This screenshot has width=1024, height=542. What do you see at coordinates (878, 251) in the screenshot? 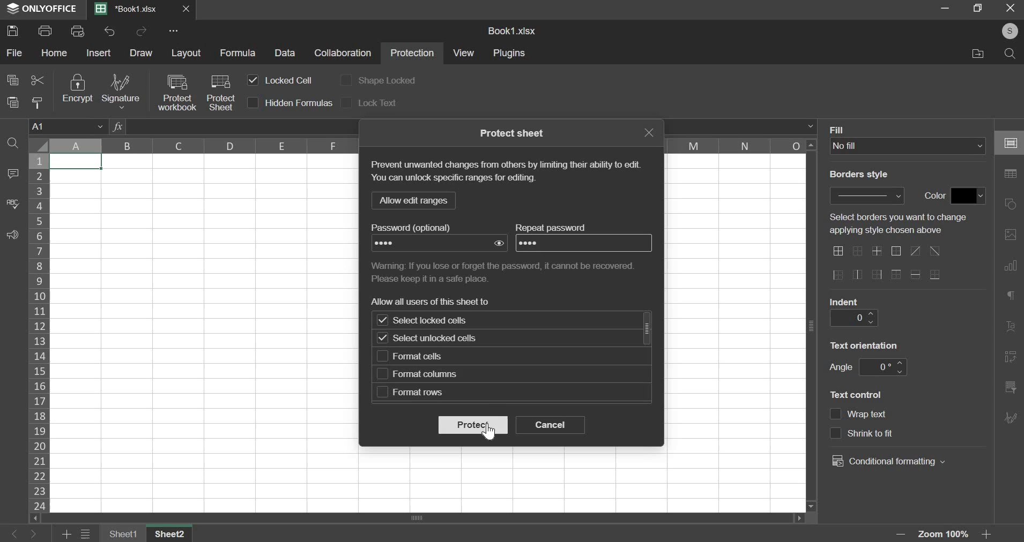
I see `border options` at bounding box center [878, 251].